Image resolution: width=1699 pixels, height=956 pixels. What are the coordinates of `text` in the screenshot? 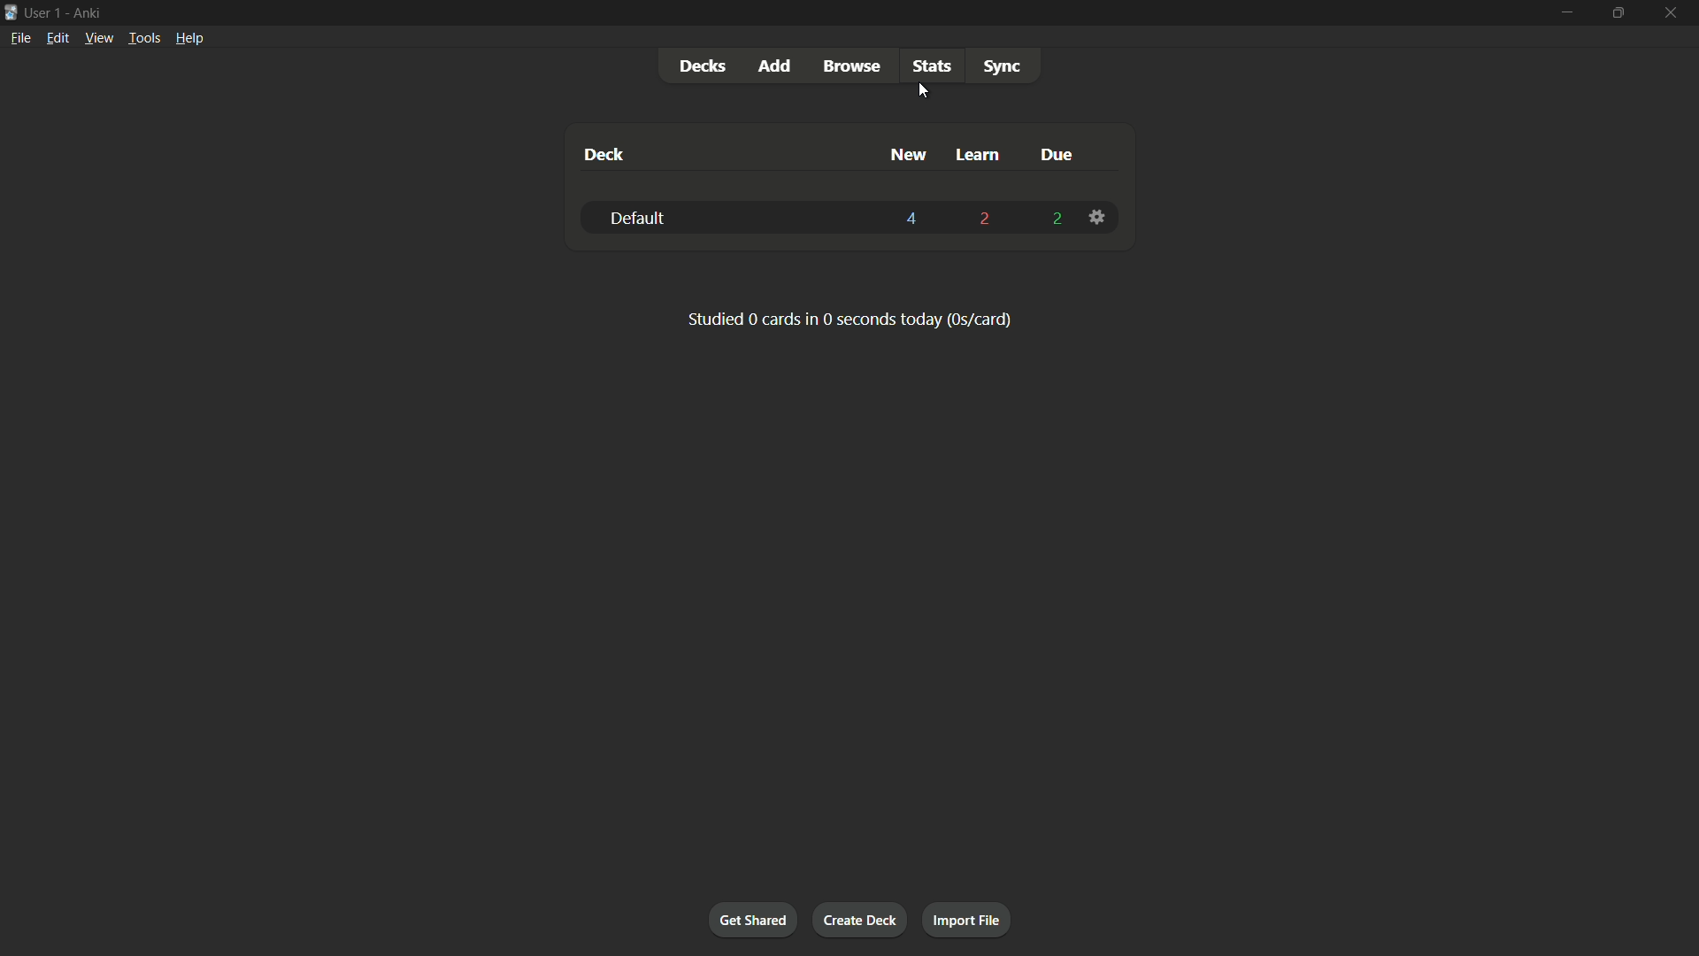 It's located at (848, 319).